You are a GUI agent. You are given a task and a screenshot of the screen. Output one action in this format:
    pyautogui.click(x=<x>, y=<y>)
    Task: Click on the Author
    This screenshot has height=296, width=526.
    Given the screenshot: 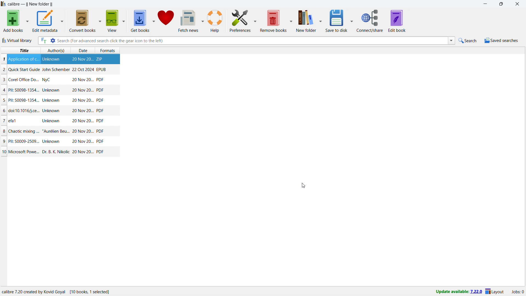 What is the action you would take?
    pyautogui.click(x=50, y=59)
    